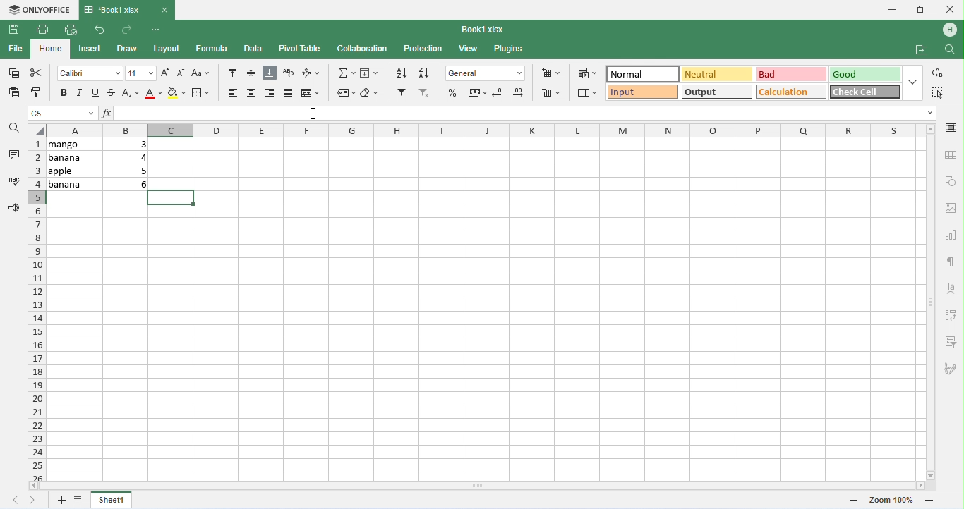 Image resolution: width=964 pixels, height=509 pixels. What do you see at coordinates (949, 49) in the screenshot?
I see `find` at bounding box center [949, 49].